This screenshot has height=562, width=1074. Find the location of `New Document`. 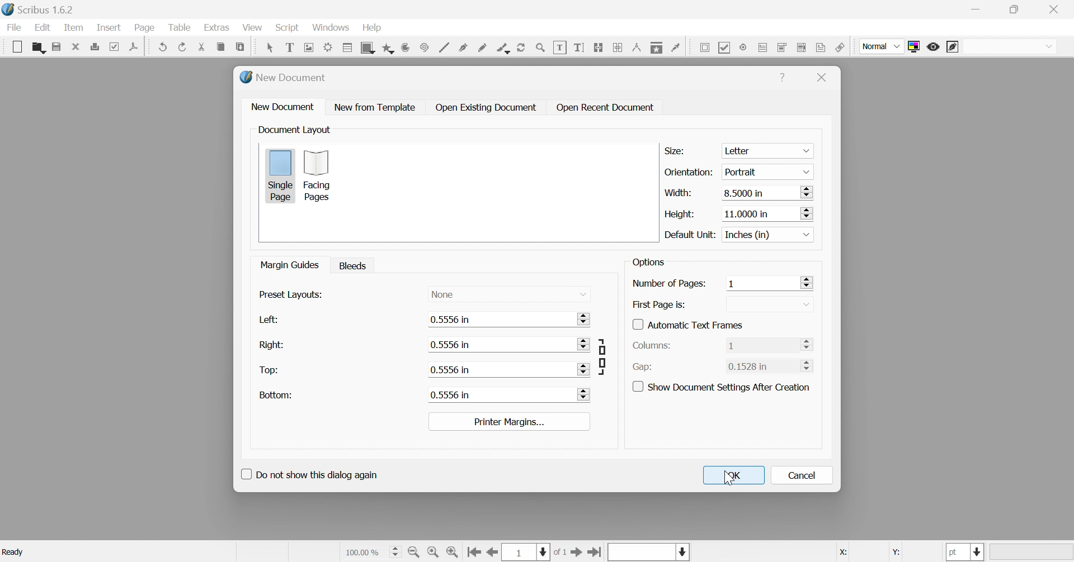

New Document is located at coordinates (281, 79).